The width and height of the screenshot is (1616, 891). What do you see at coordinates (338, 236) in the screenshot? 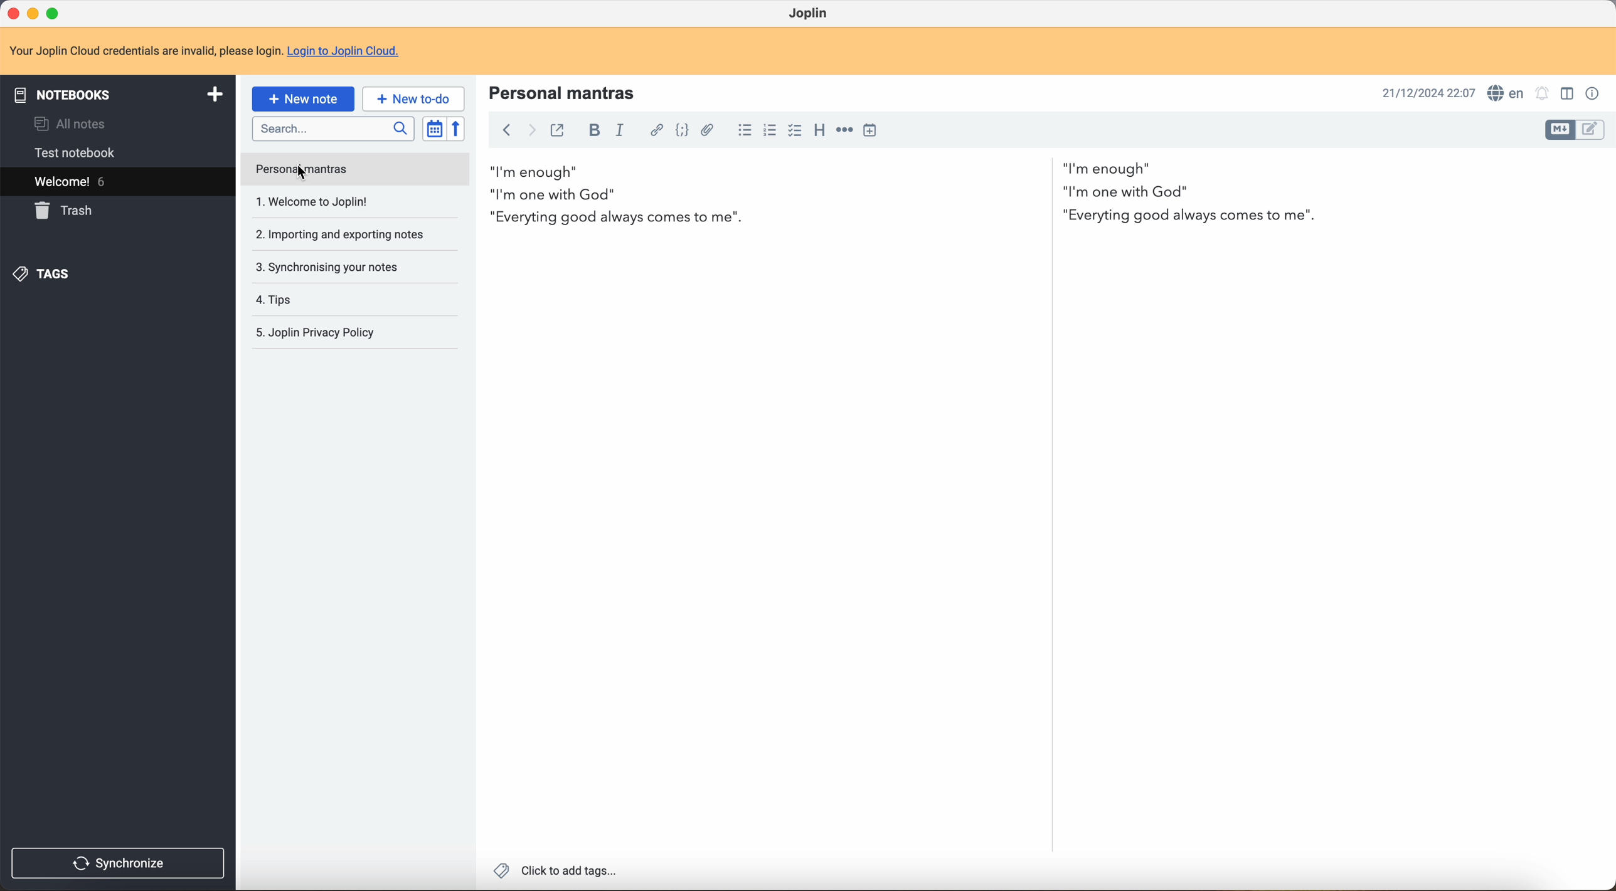
I see `importing and exporting notes` at bounding box center [338, 236].